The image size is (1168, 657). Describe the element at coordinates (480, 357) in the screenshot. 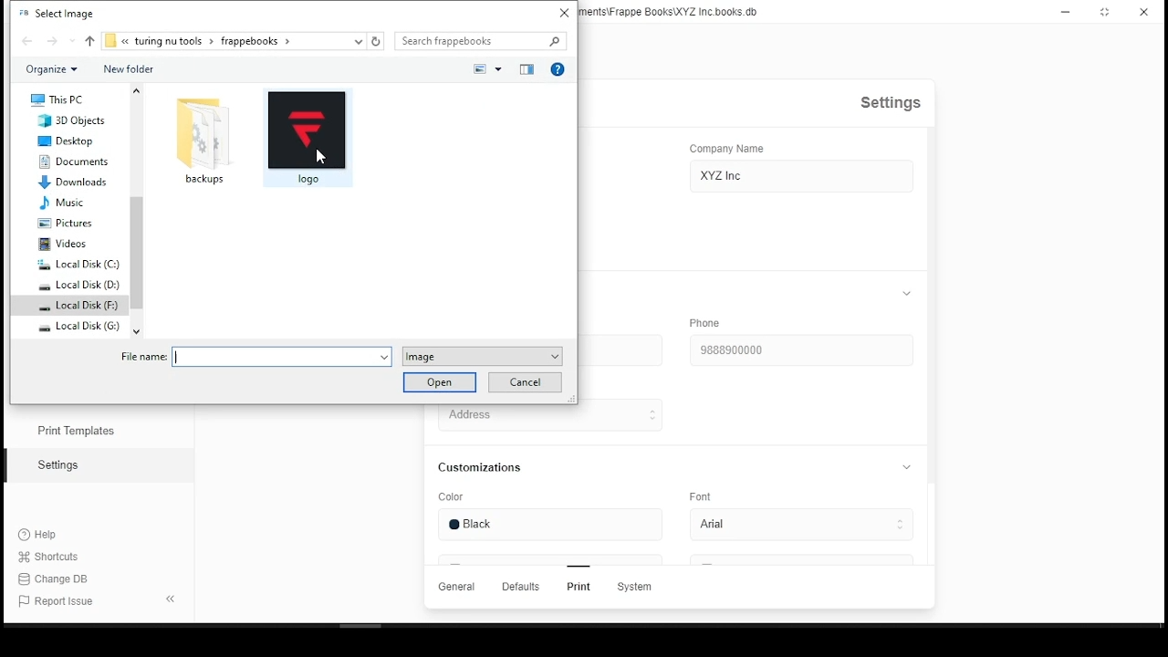

I see `image` at that location.